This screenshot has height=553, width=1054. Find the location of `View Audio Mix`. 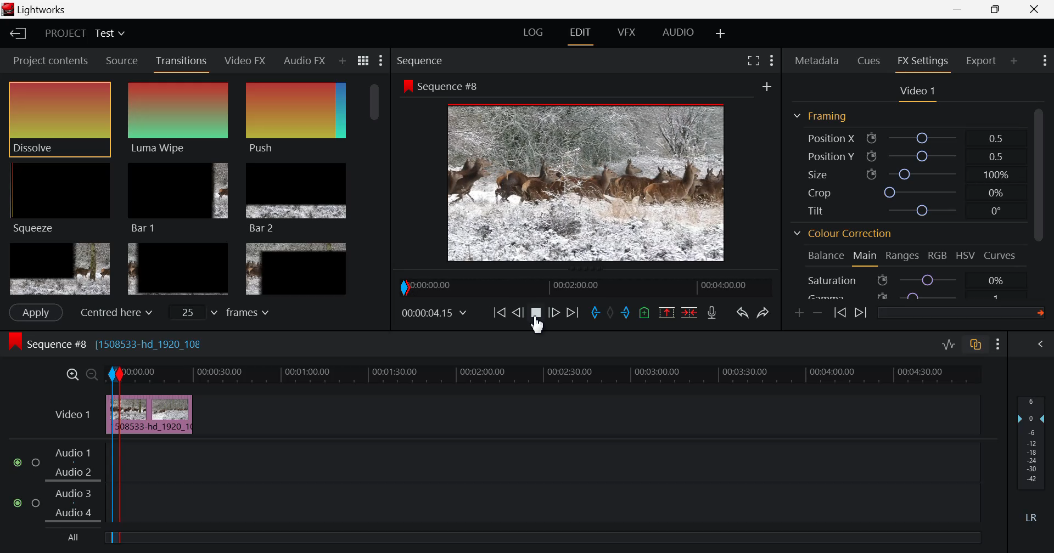

View Audio Mix is located at coordinates (1042, 345).